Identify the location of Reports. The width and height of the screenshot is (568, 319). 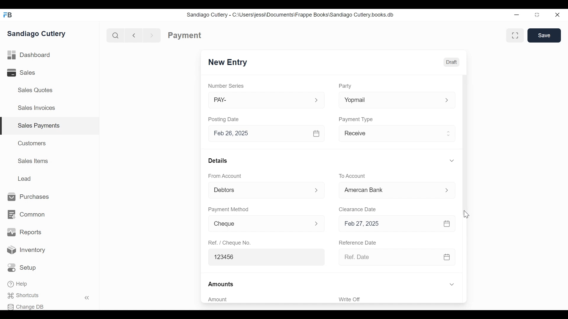
(24, 232).